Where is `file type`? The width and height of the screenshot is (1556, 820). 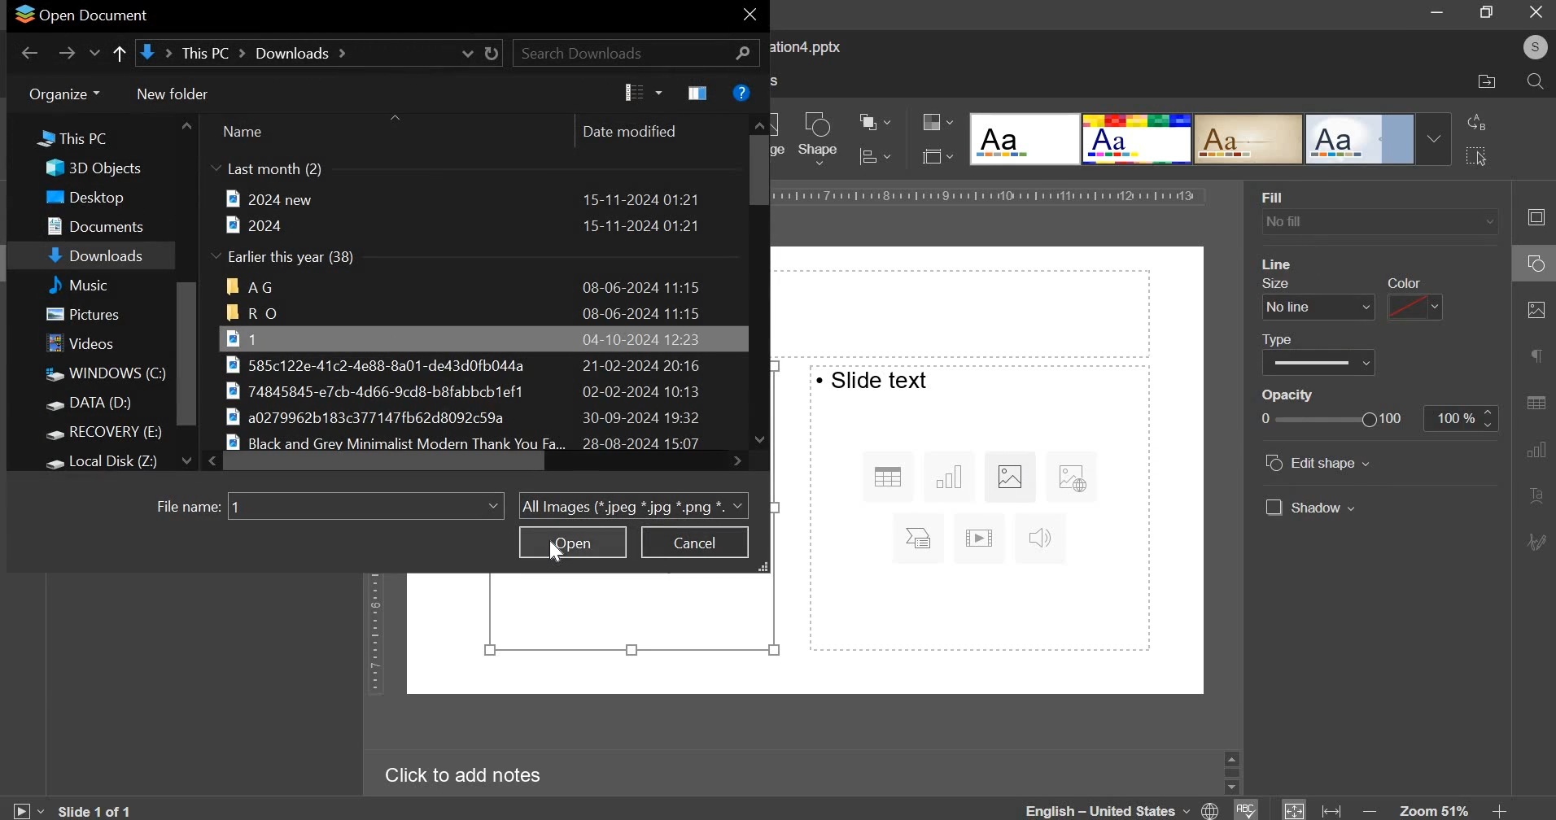 file type is located at coordinates (633, 504).